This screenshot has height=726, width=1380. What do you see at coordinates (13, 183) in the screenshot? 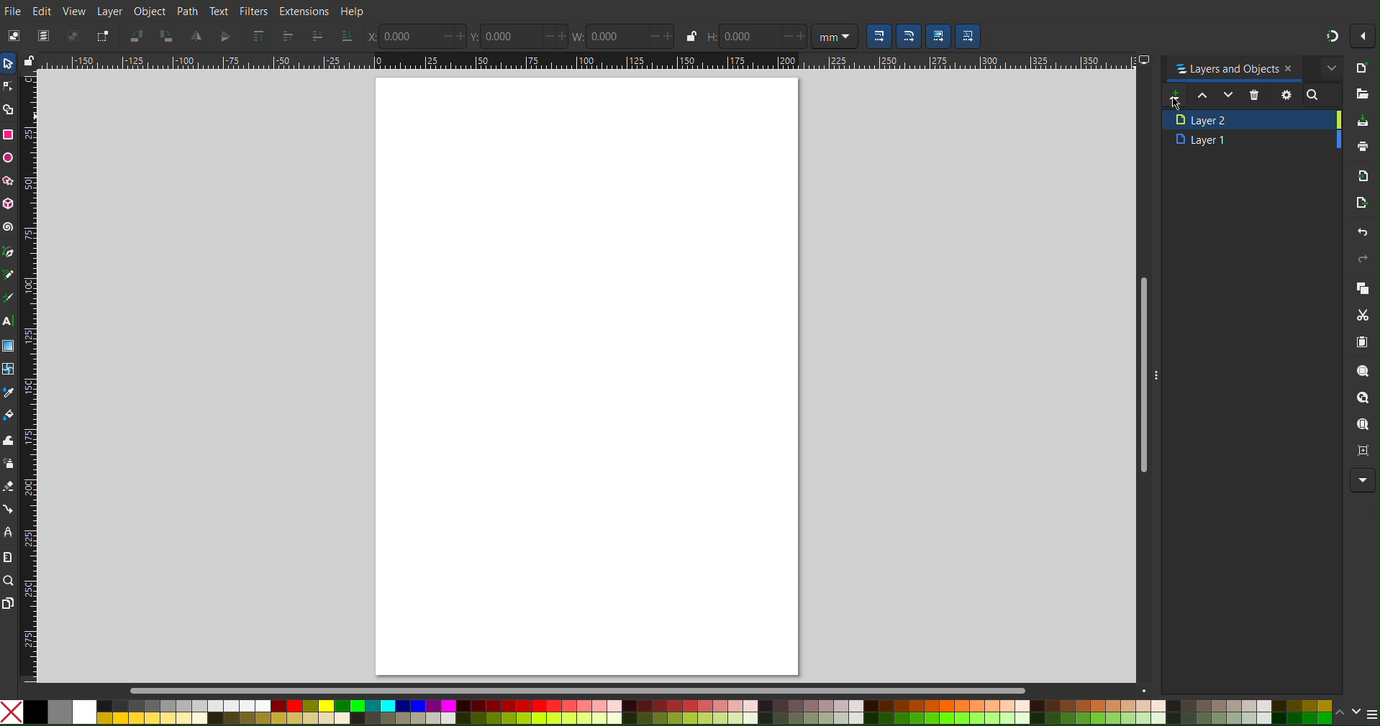
I see `Polygon` at bounding box center [13, 183].